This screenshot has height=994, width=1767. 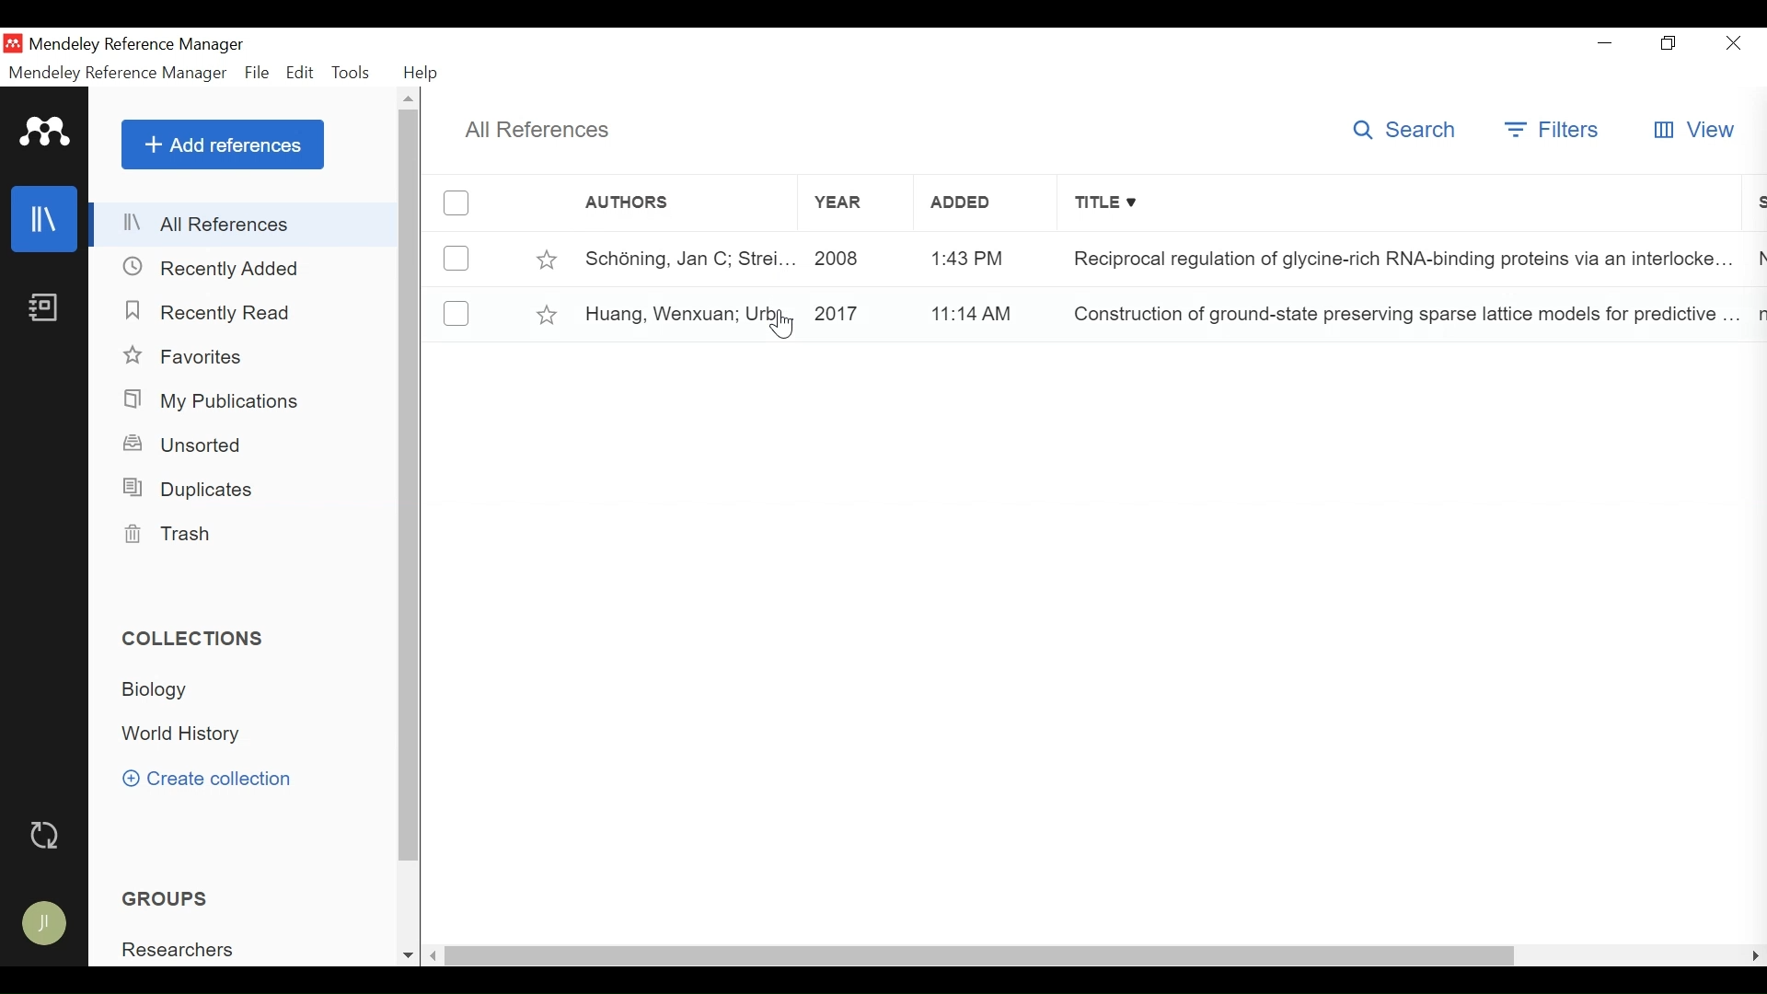 What do you see at coordinates (1401, 257) in the screenshot?
I see `Title` at bounding box center [1401, 257].